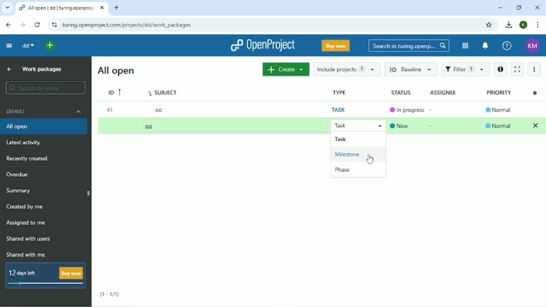  I want to click on Minimize, so click(500, 7).